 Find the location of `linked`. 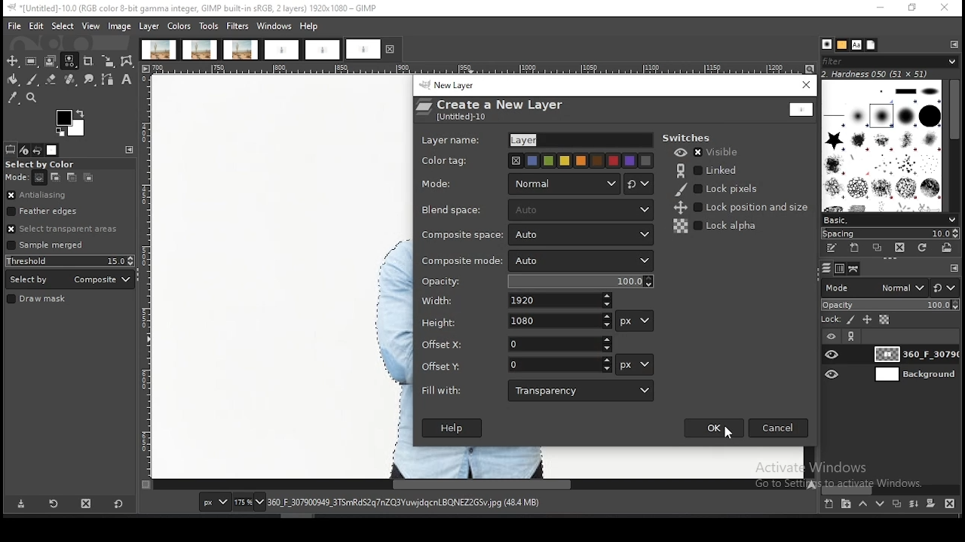

linked is located at coordinates (709, 171).